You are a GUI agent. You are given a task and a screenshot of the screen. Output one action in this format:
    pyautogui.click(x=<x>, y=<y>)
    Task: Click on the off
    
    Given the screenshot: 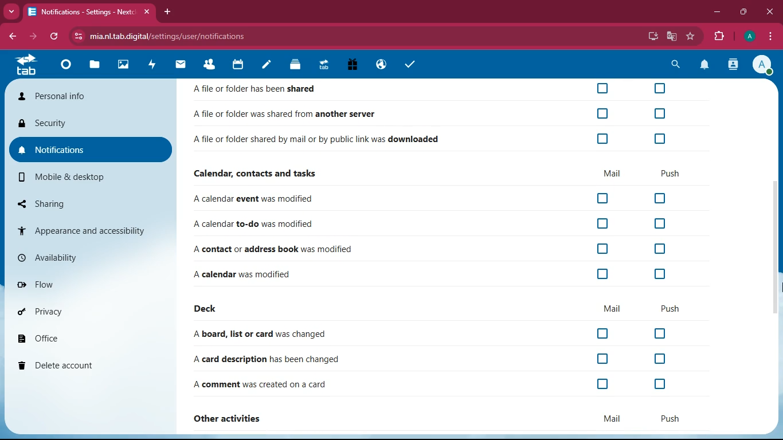 What is the action you would take?
    pyautogui.click(x=605, y=274)
    